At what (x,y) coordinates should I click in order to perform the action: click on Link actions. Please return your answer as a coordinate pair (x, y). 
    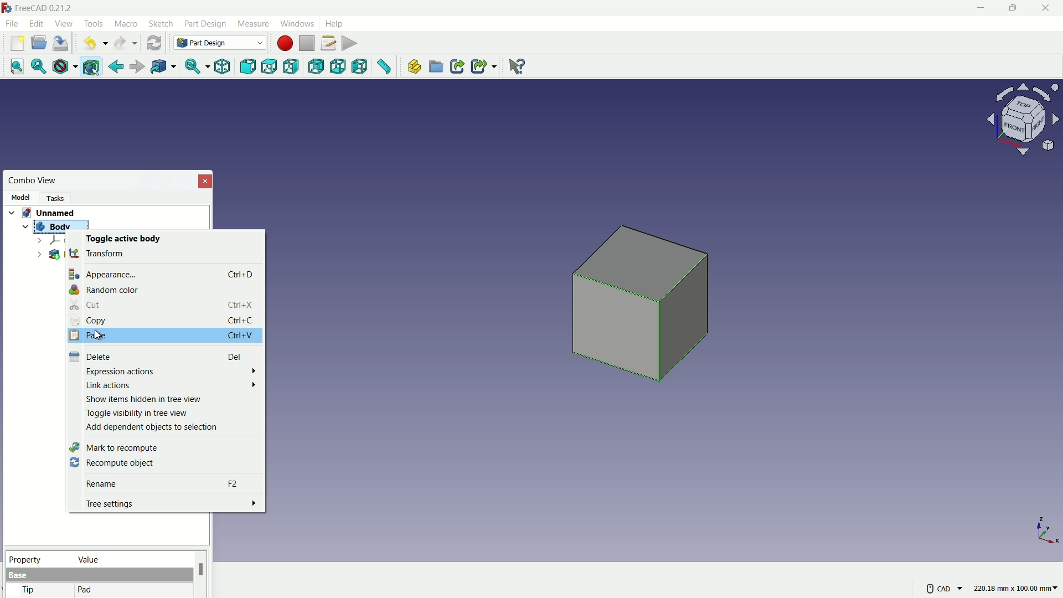
    Looking at the image, I should click on (172, 386).